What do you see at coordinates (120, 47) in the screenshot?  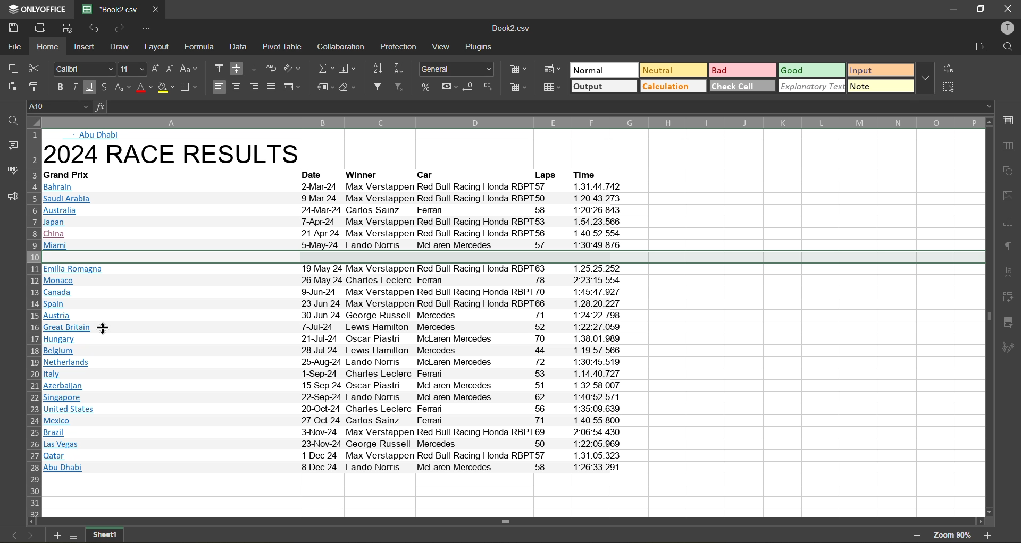 I see `draw` at bounding box center [120, 47].